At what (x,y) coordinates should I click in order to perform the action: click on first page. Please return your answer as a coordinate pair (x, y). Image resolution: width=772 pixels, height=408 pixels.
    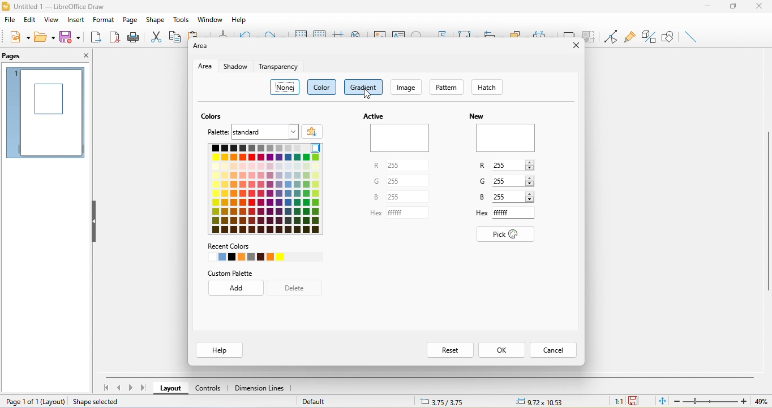
    Looking at the image, I should click on (107, 388).